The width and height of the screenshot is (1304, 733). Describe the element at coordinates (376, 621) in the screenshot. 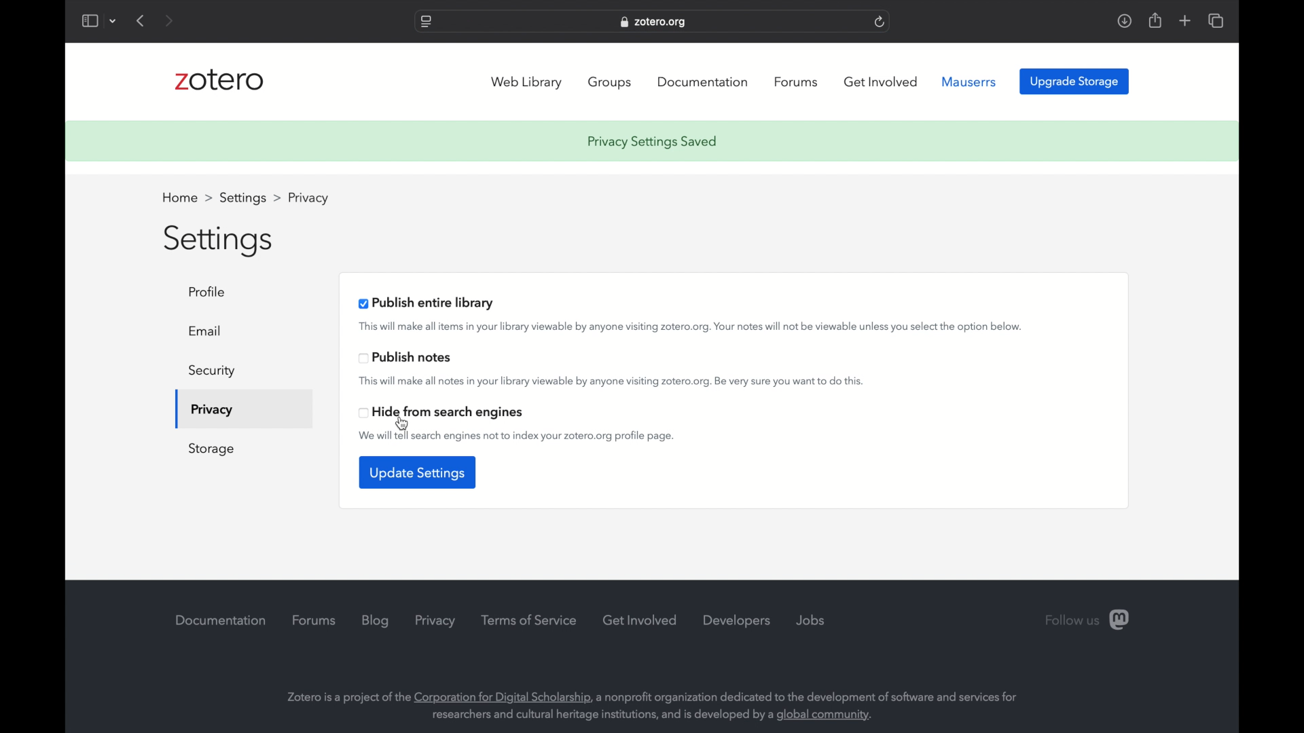

I see `blog` at that location.